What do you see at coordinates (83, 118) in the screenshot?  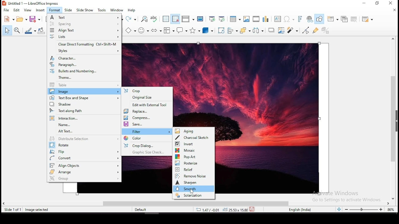 I see `interaction` at bounding box center [83, 118].